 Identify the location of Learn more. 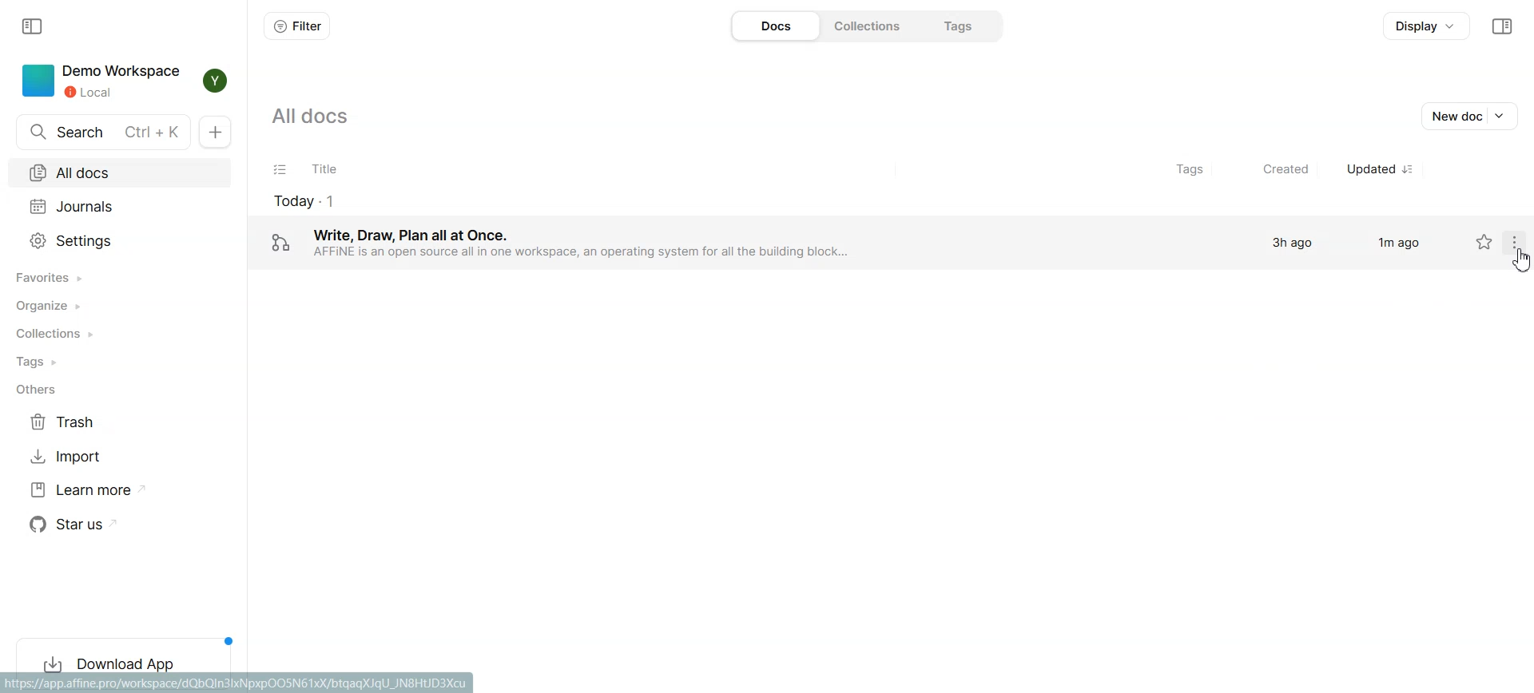
(105, 490).